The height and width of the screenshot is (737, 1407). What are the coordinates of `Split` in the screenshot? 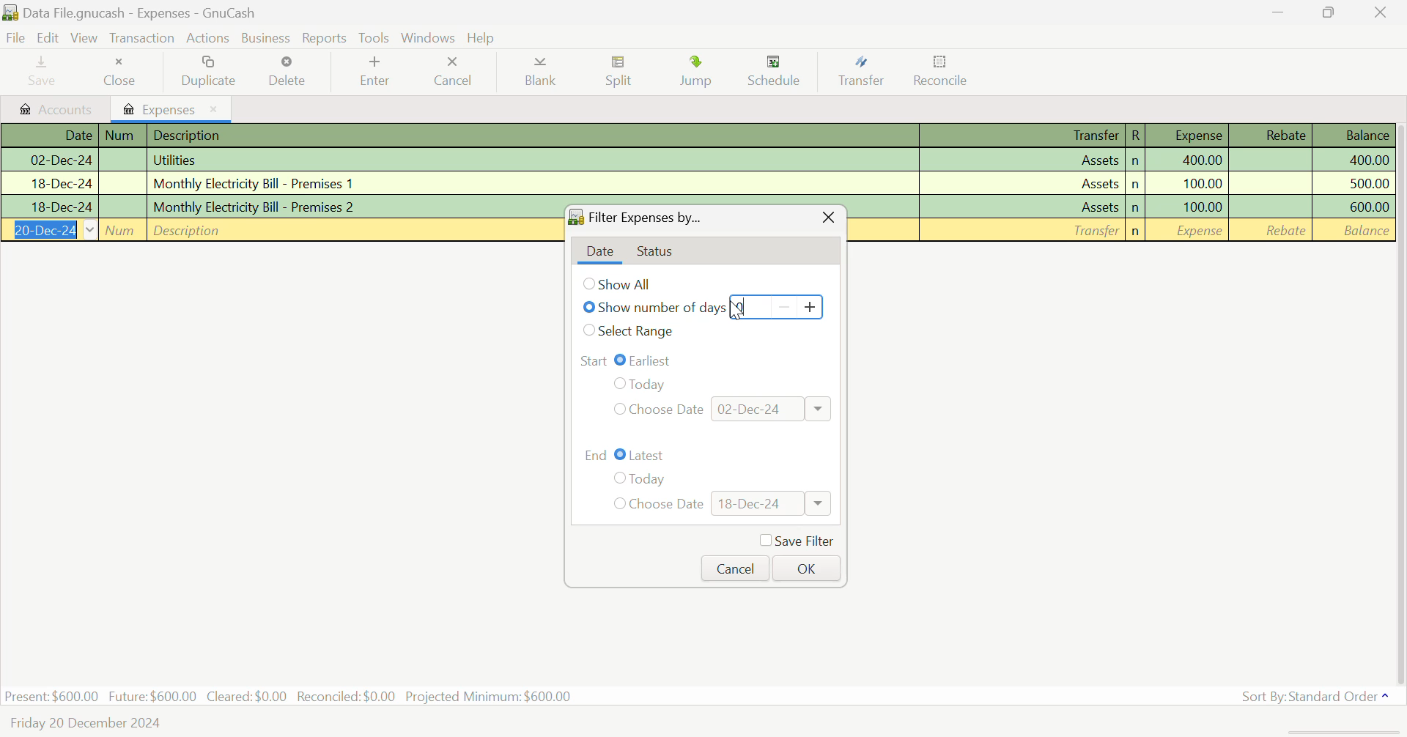 It's located at (621, 73).